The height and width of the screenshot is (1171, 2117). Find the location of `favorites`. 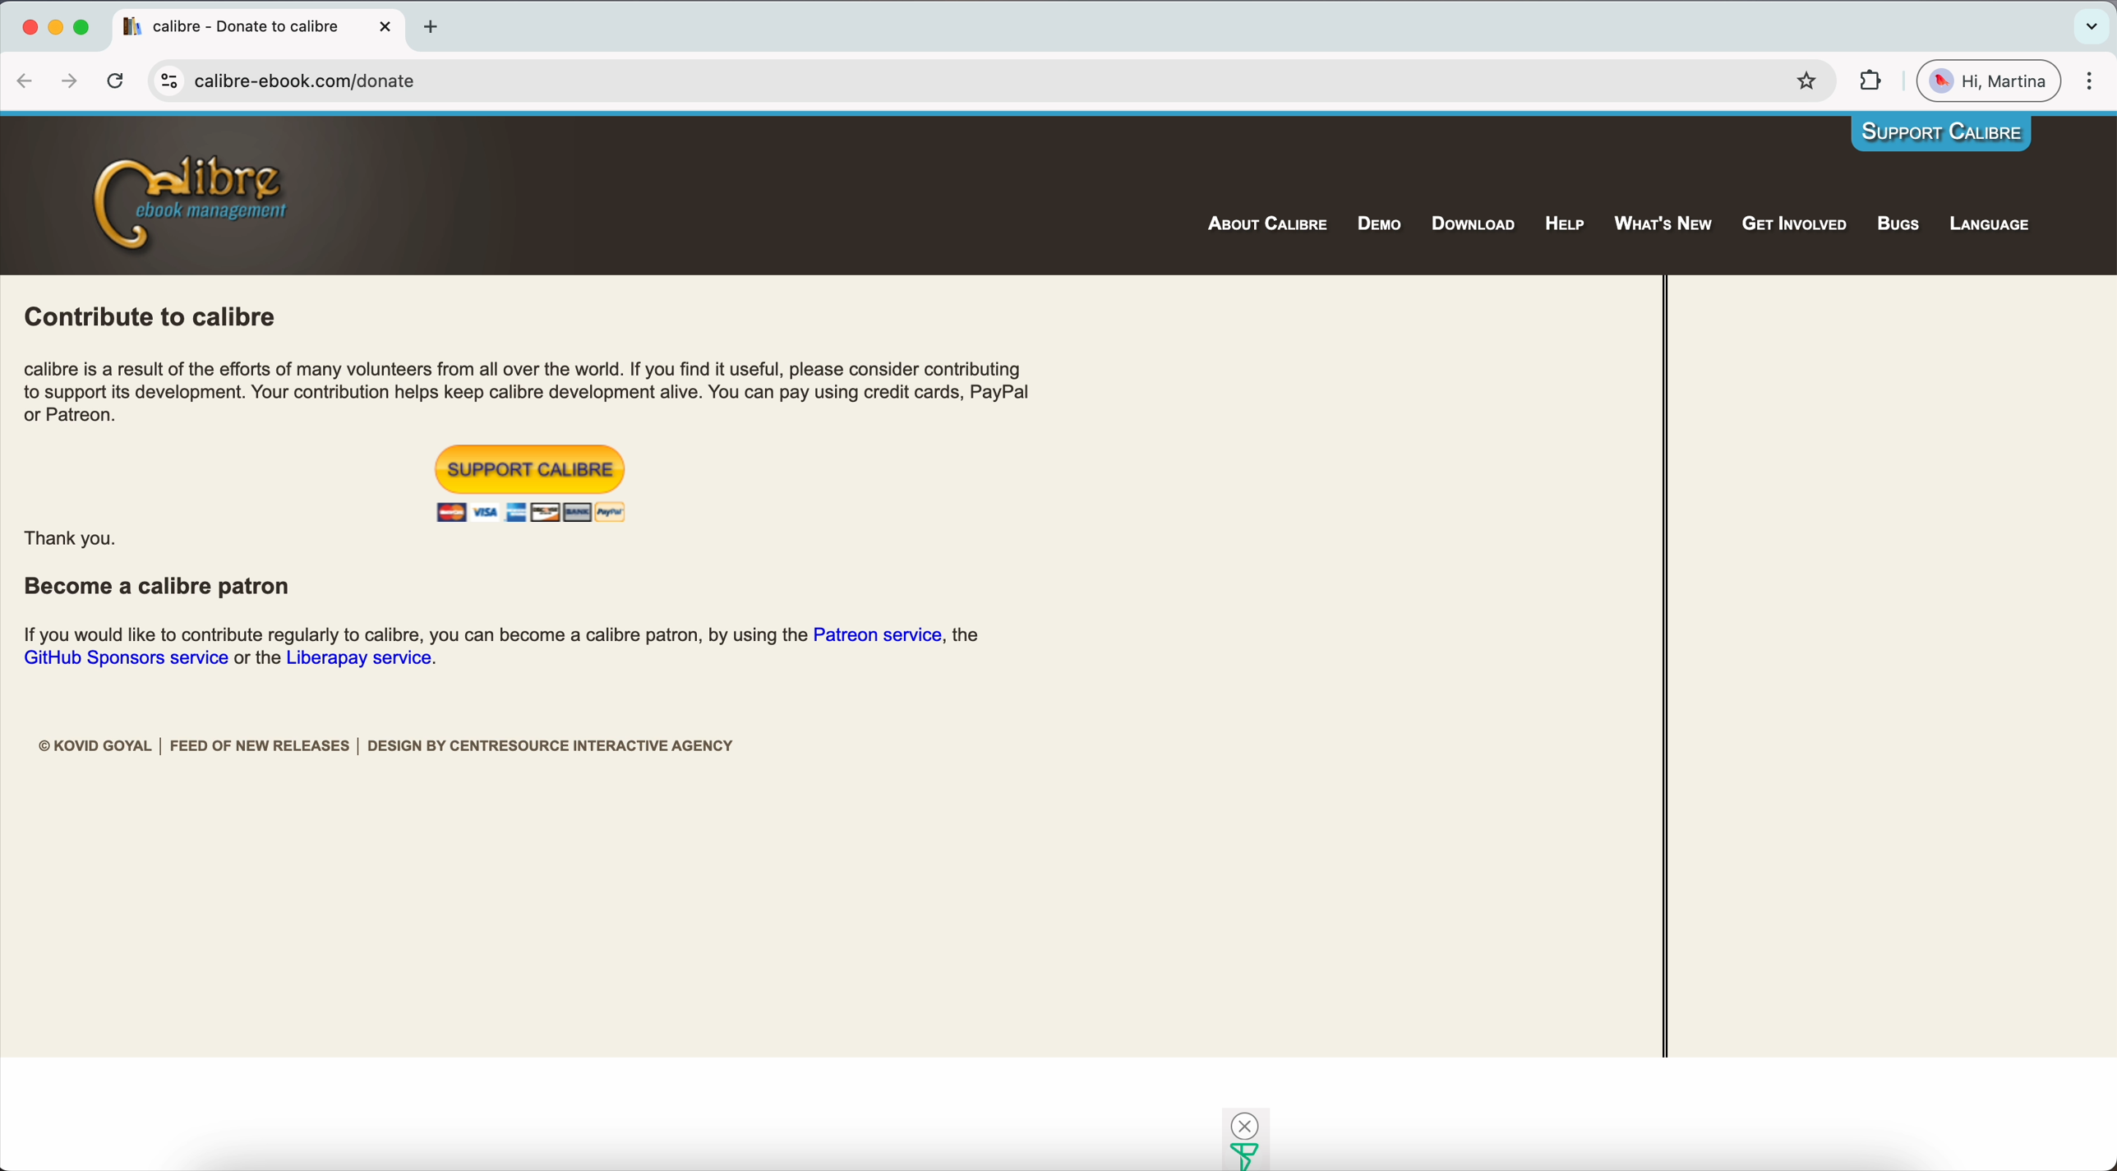

favorites is located at coordinates (1805, 81).